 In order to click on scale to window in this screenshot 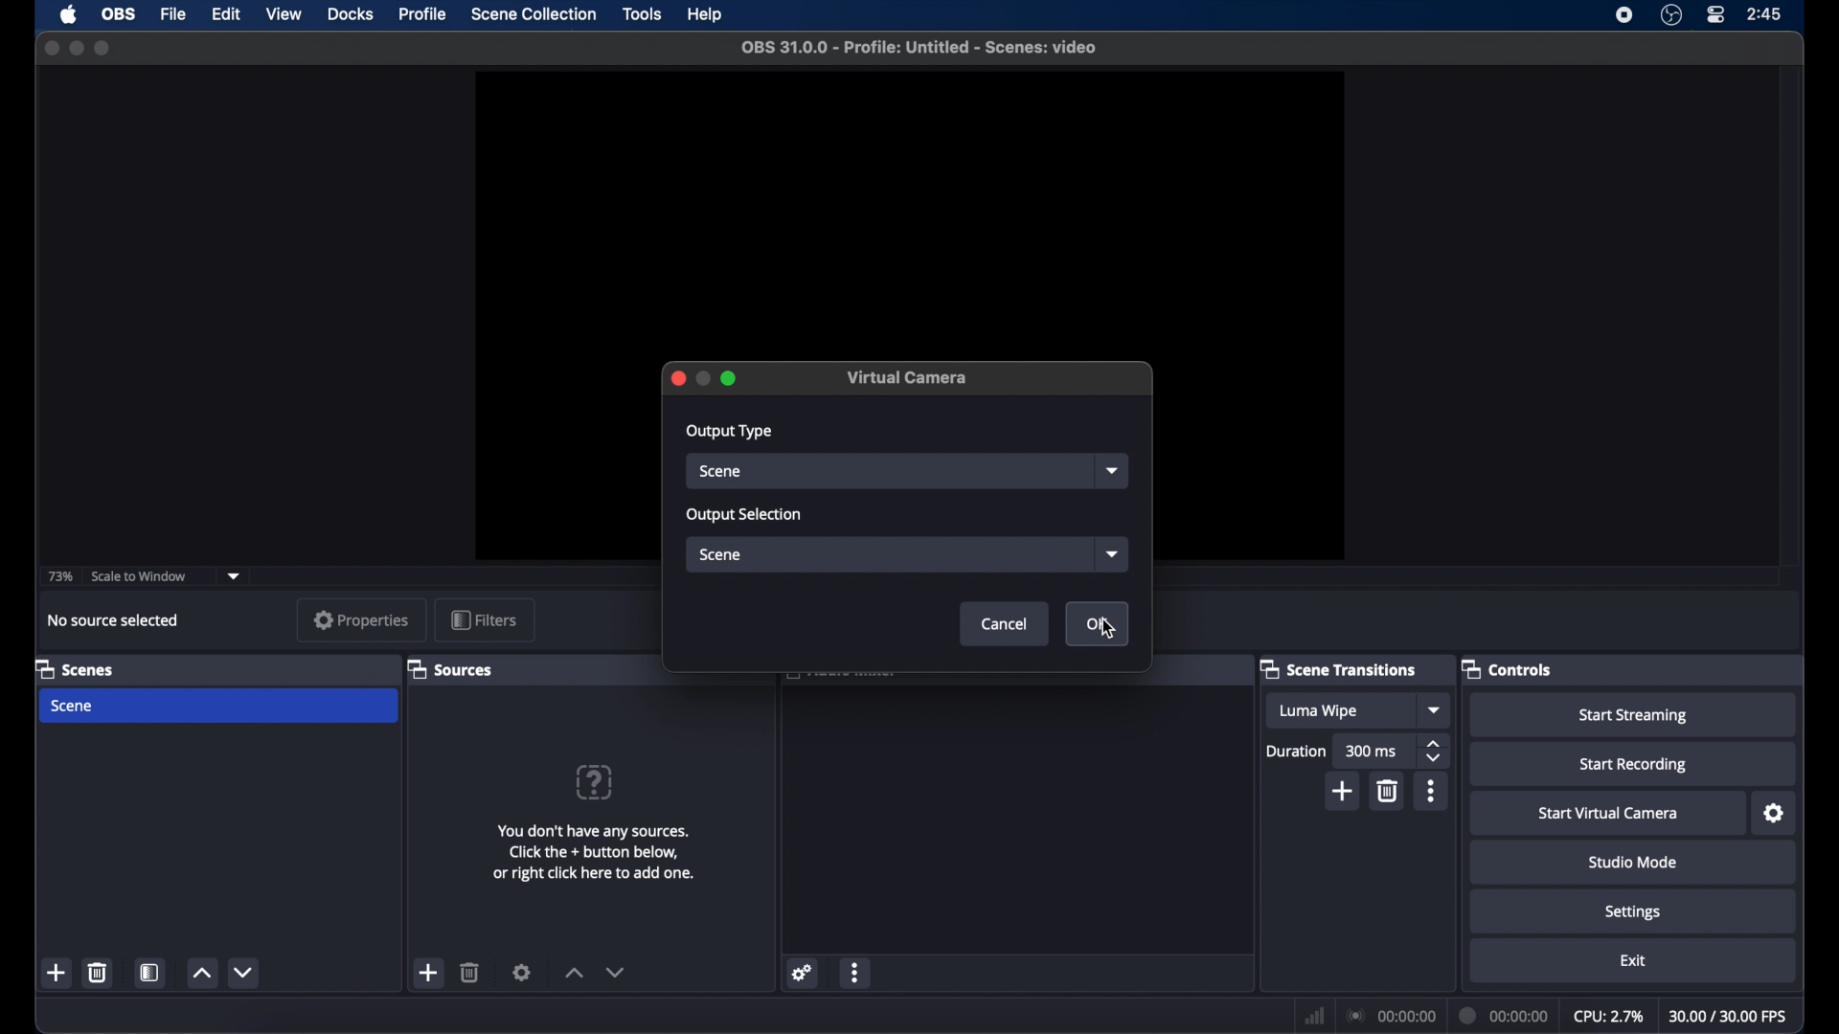, I will do `click(139, 575)`.